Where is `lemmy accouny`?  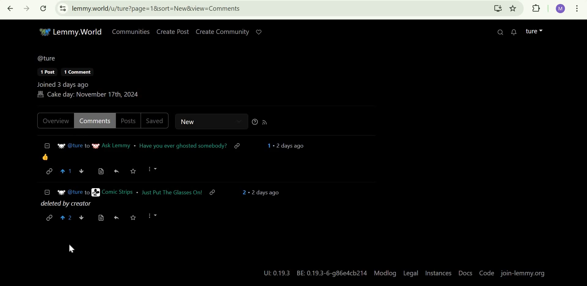 lemmy accouny is located at coordinates (531, 31).